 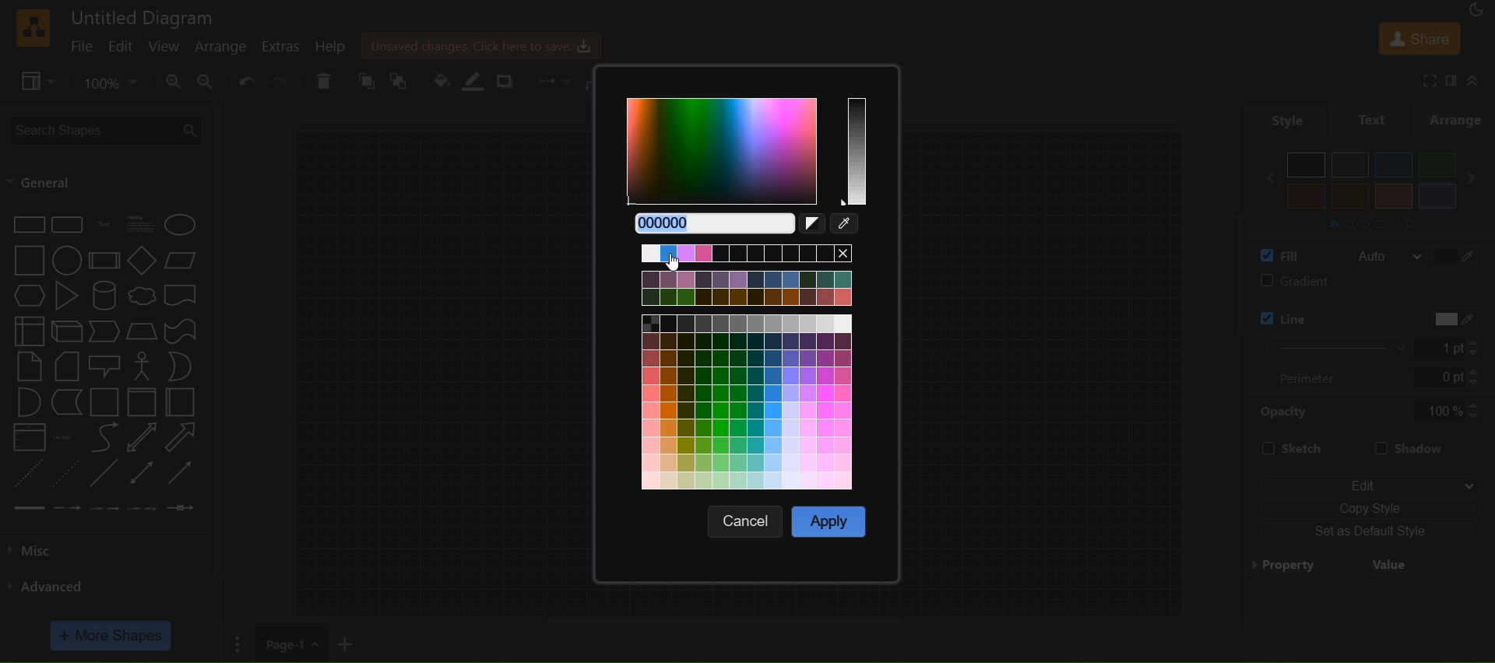 What do you see at coordinates (1226, 293) in the screenshot?
I see `scroll` at bounding box center [1226, 293].